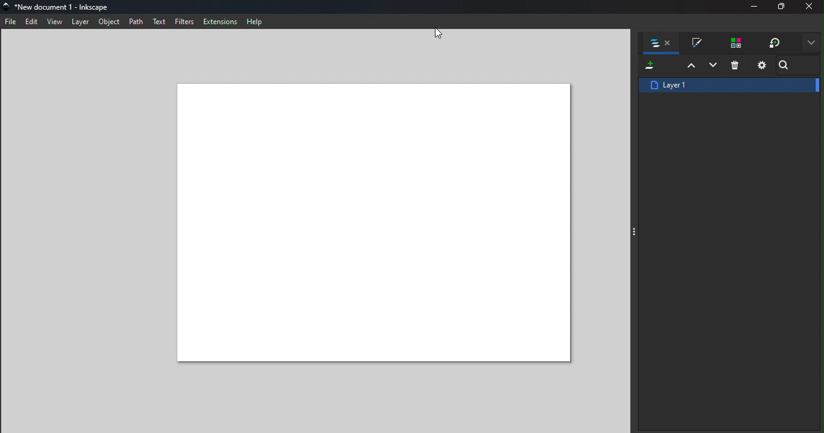  What do you see at coordinates (28, 22) in the screenshot?
I see `Edit` at bounding box center [28, 22].